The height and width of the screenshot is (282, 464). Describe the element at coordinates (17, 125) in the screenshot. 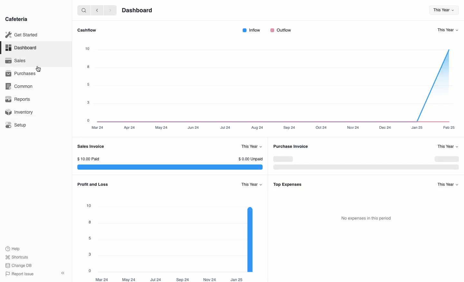

I see `Setup` at that location.